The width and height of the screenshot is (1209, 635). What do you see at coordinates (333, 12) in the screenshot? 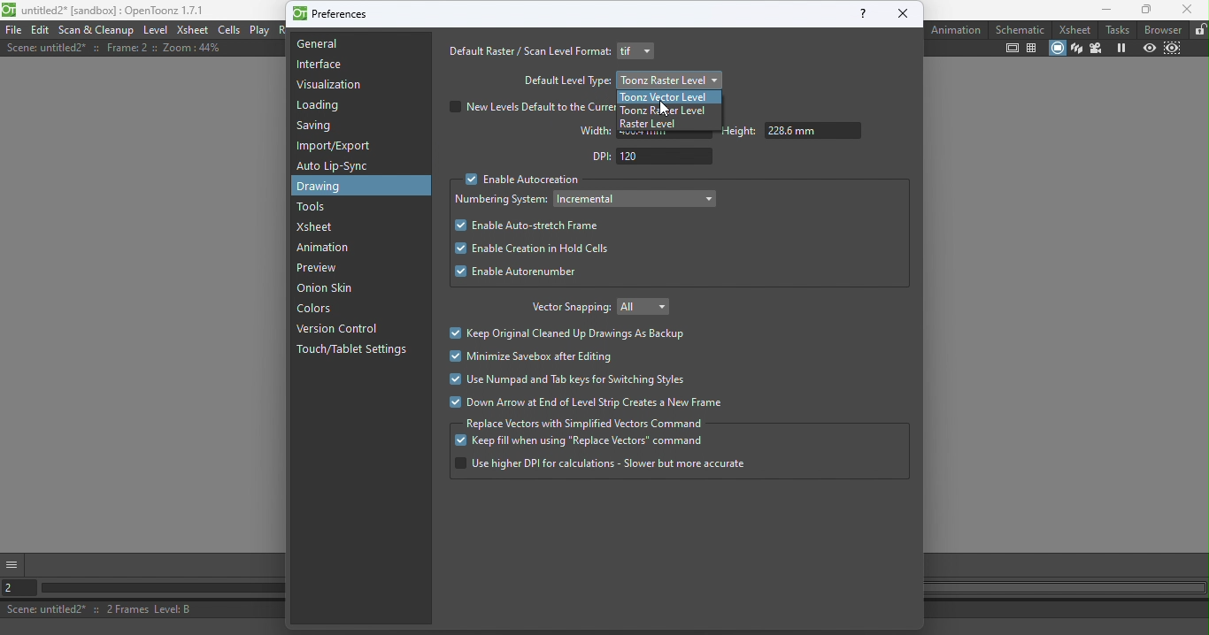
I see `Preferences` at bounding box center [333, 12].